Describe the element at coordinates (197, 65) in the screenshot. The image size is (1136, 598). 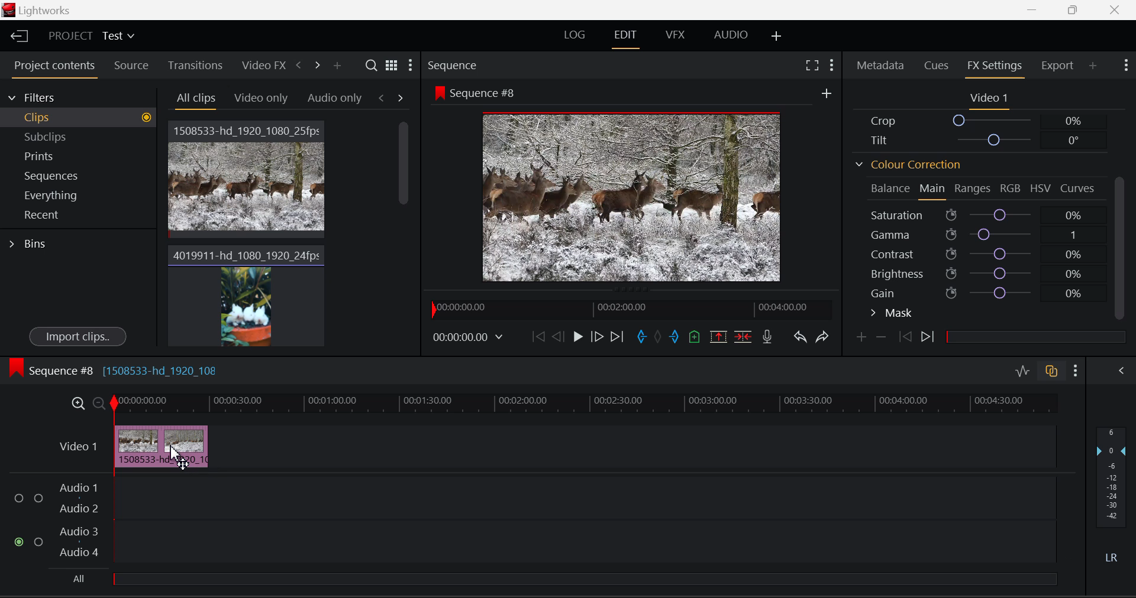
I see `Transitions Tab` at that location.